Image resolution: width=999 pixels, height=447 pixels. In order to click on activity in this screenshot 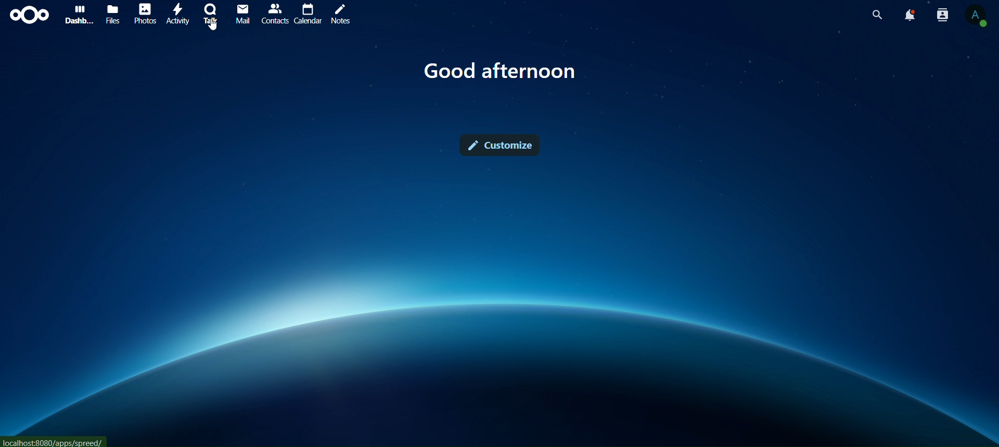, I will do `click(180, 15)`.